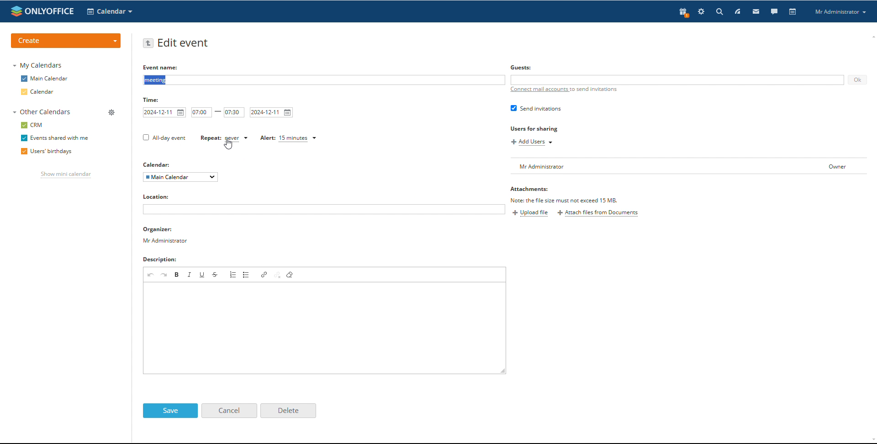 The width and height of the screenshot is (877, 444). Describe the element at coordinates (688, 166) in the screenshot. I see `user list` at that location.